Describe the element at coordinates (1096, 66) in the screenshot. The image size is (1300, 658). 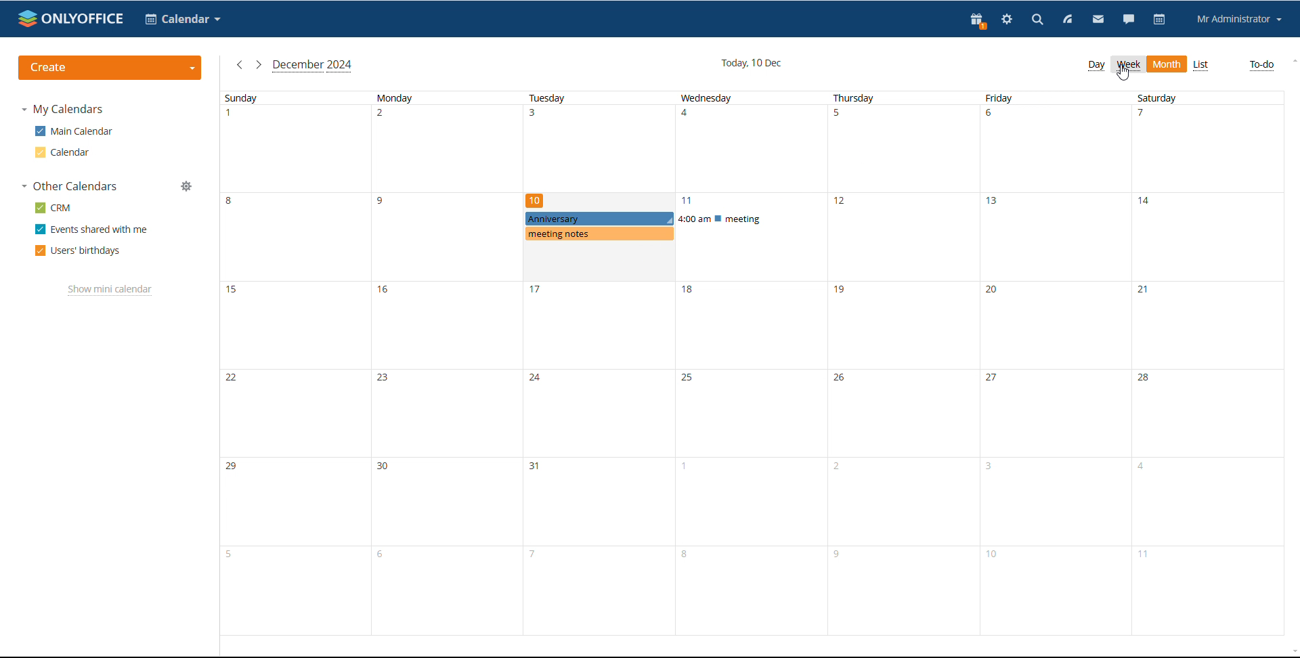
I see `day view` at that location.